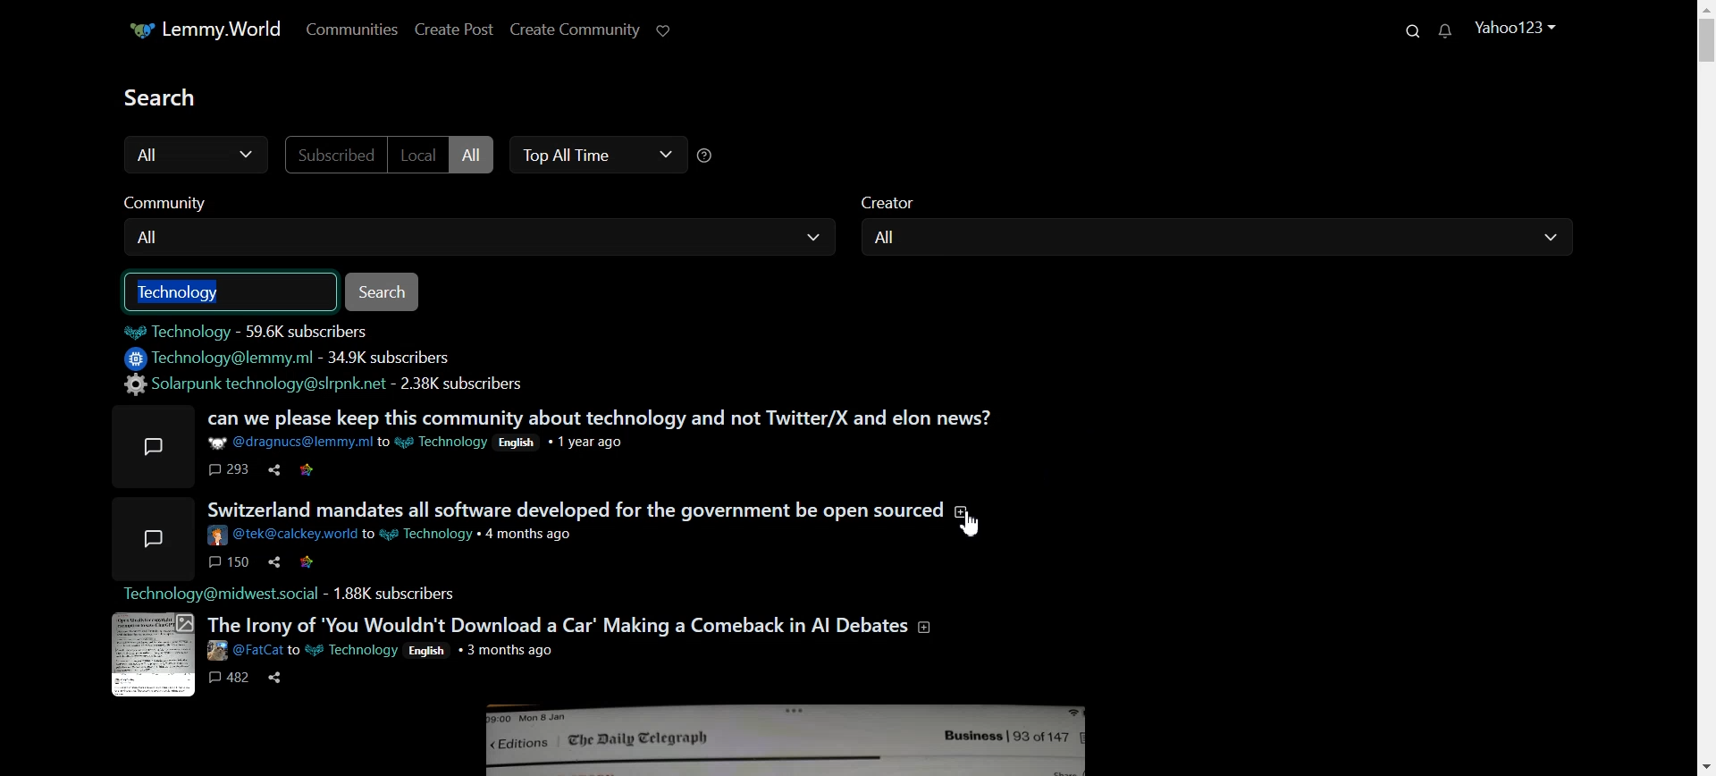  I want to click on Technology, so click(232, 291).